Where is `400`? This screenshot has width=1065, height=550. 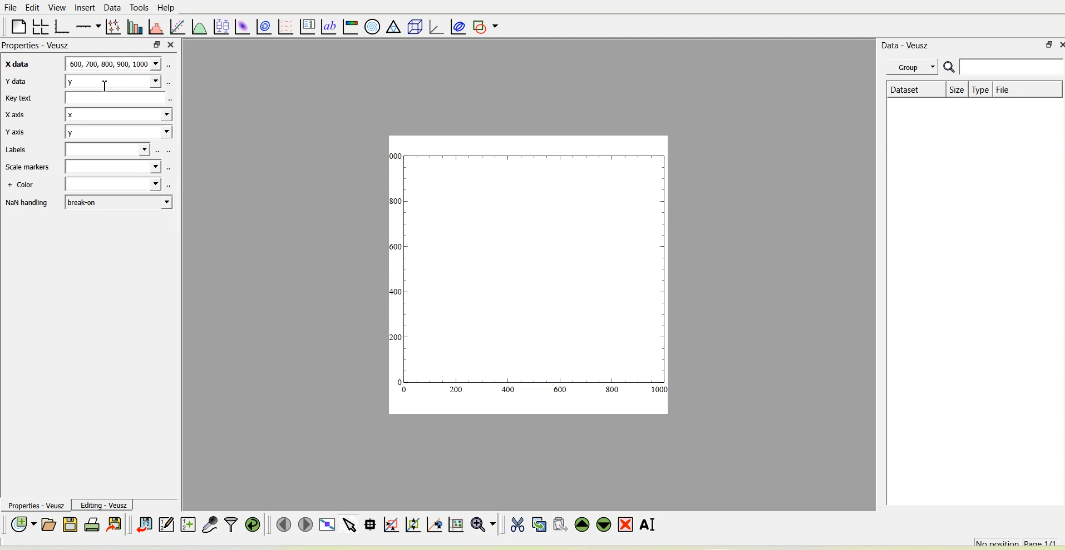 400 is located at coordinates (507, 391).